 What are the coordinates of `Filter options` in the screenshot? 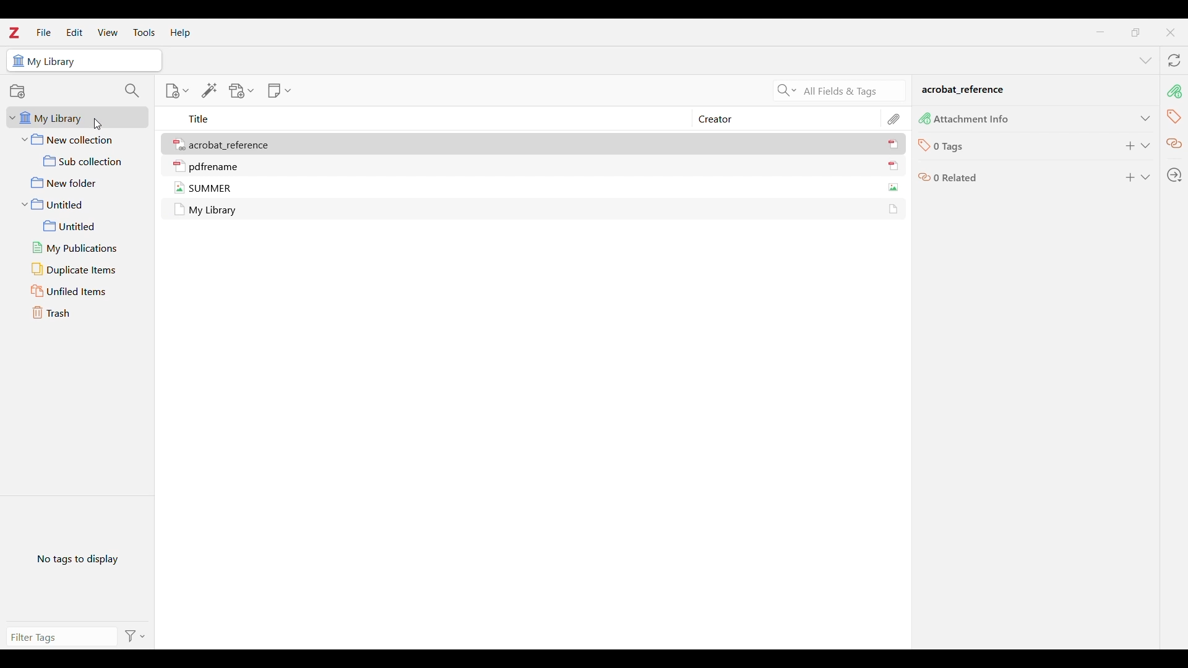 It's located at (133, 636).